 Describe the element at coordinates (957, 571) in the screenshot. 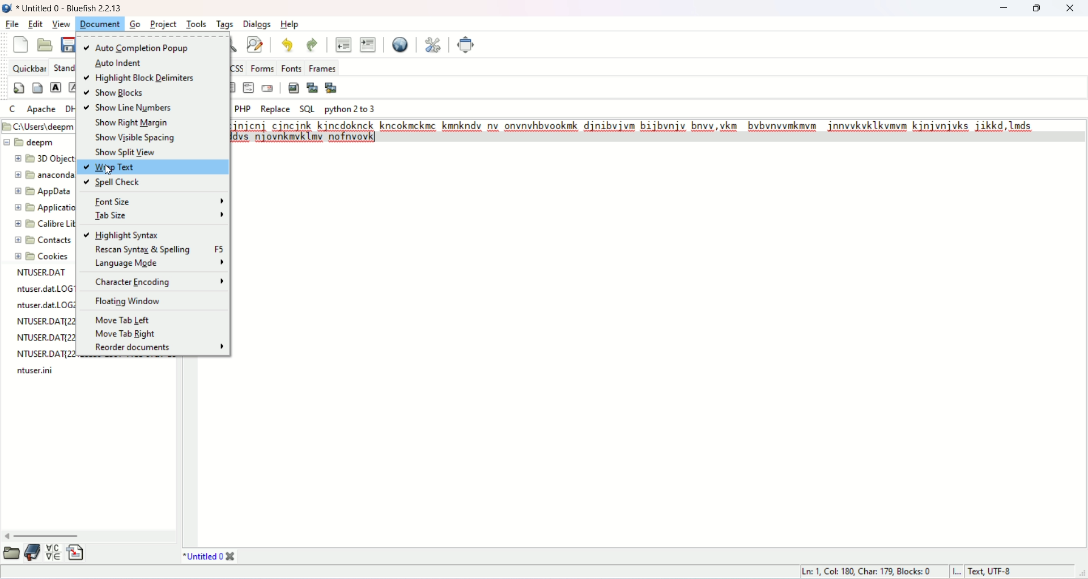

I see `I` at that location.